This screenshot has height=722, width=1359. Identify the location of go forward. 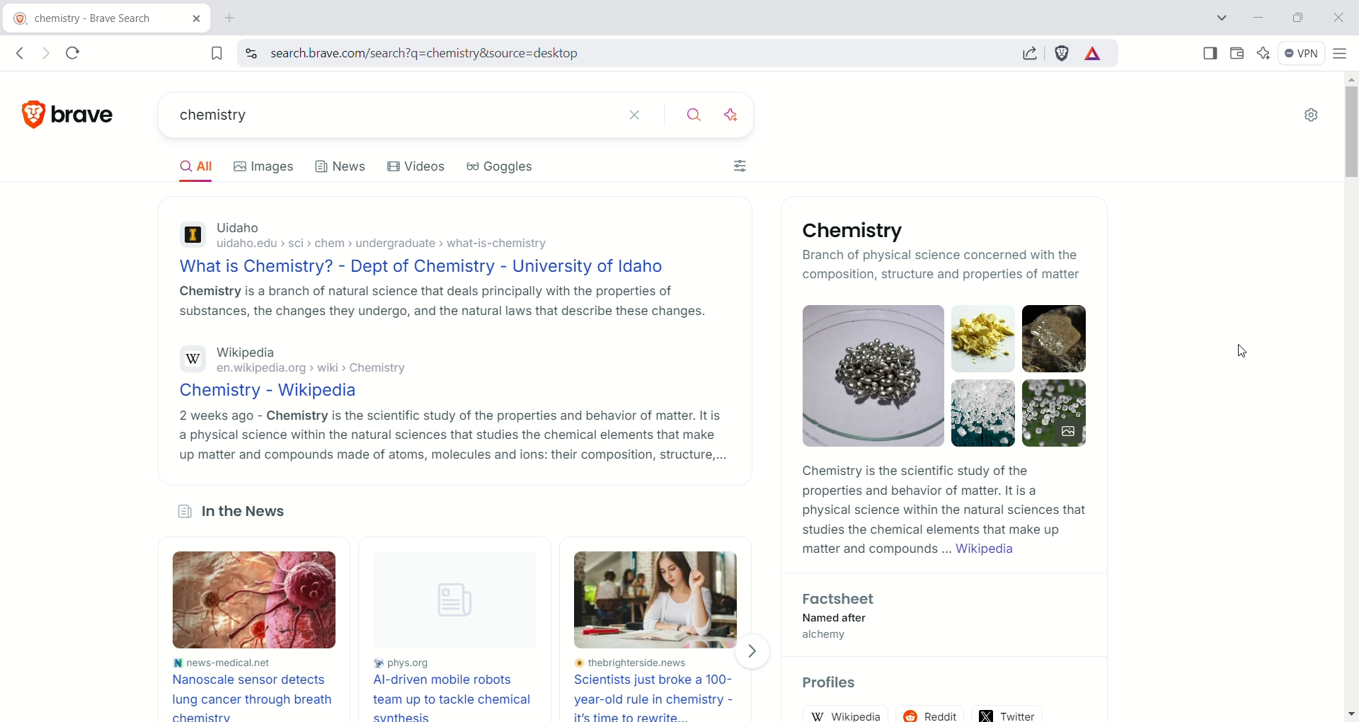
(43, 54).